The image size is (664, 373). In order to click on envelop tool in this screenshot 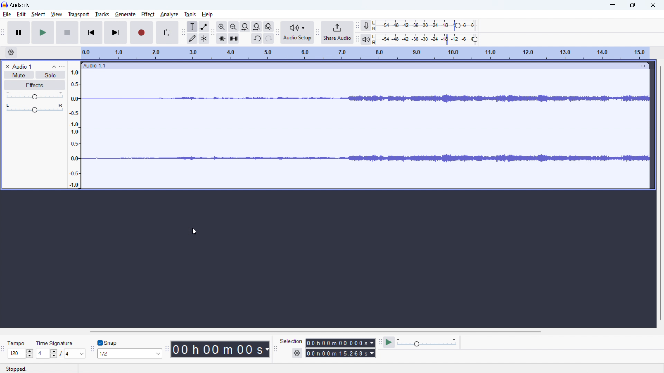, I will do `click(204, 27)`.